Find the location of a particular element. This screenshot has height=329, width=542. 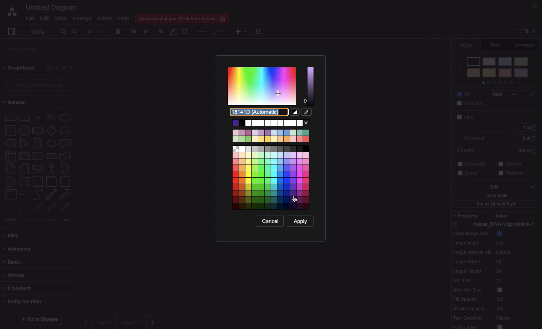

Flowchart is located at coordinates (18, 288).